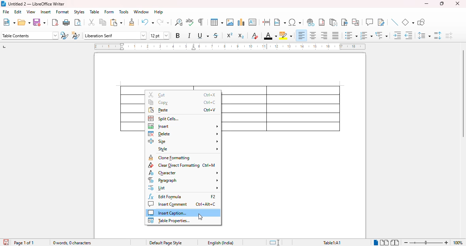 Image resolution: width=466 pixels, height=246 pixels. Describe the element at coordinates (183, 196) in the screenshot. I see `edit formula` at that location.